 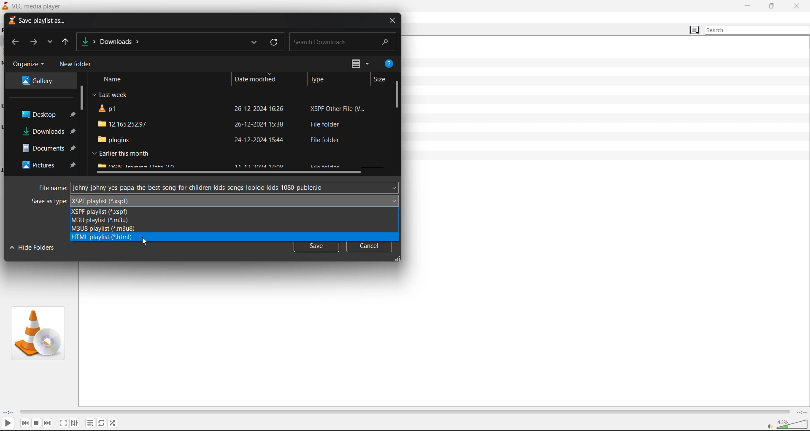 I want to click on downloads, so click(x=49, y=132).